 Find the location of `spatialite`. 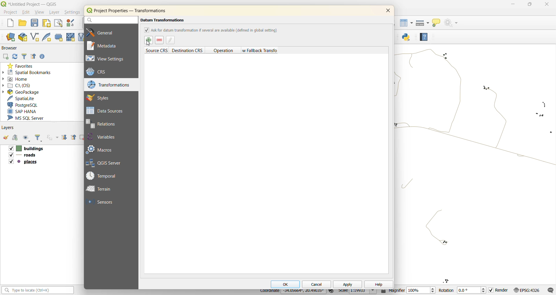

spatialite is located at coordinates (23, 98).